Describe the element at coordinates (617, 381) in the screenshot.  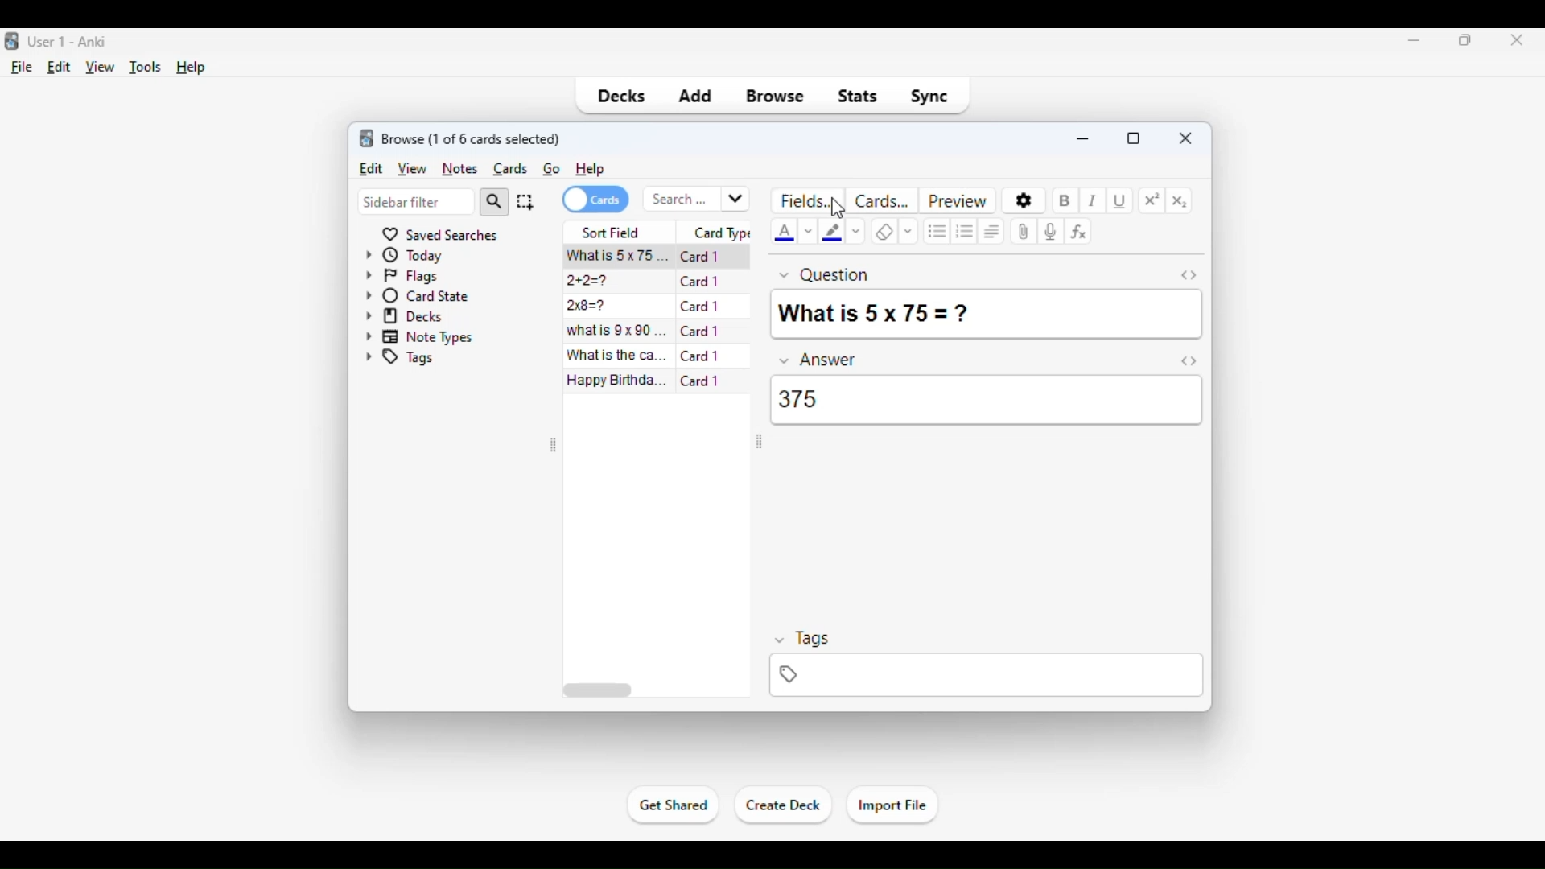
I see `happy birthday song!!!.mp3` at that location.